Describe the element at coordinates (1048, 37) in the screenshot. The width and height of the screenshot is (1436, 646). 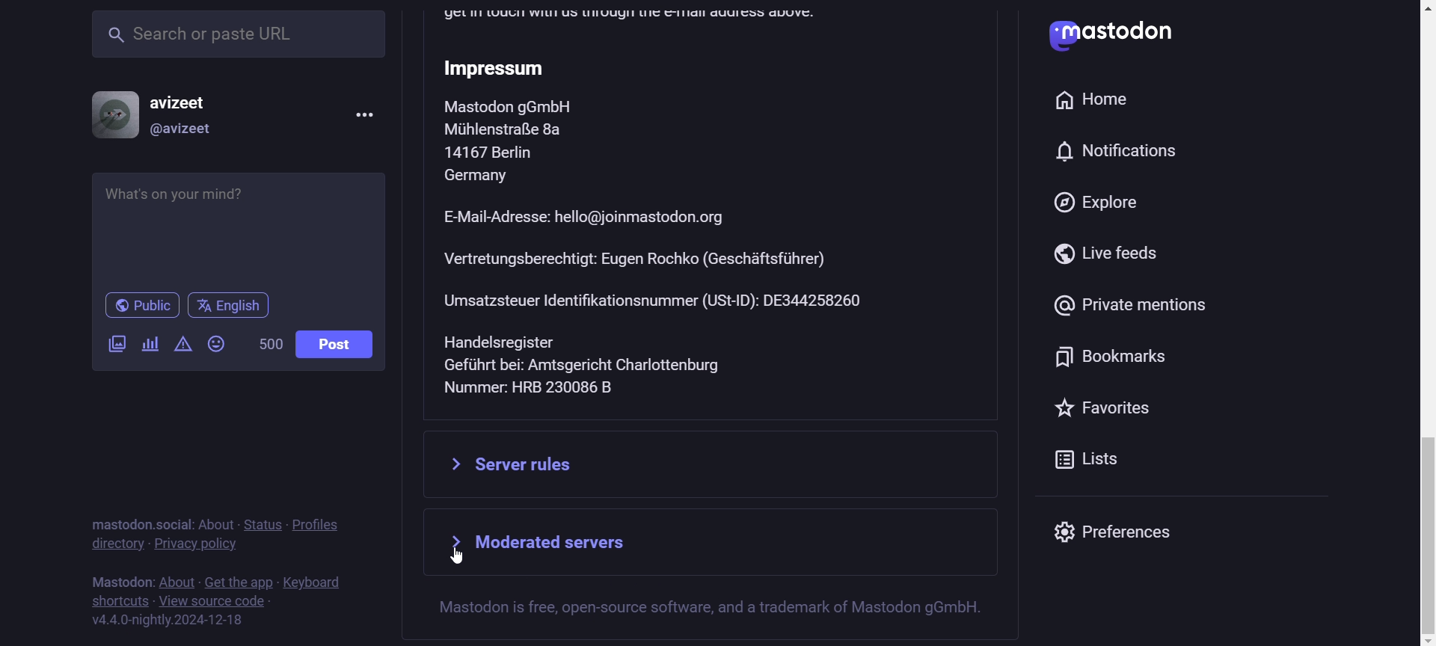
I see `logo` at that location.